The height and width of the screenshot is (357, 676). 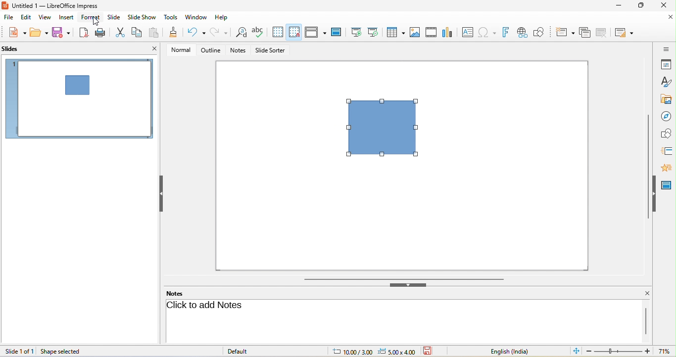 I want to click on slide show, so click(x=142, y=17).